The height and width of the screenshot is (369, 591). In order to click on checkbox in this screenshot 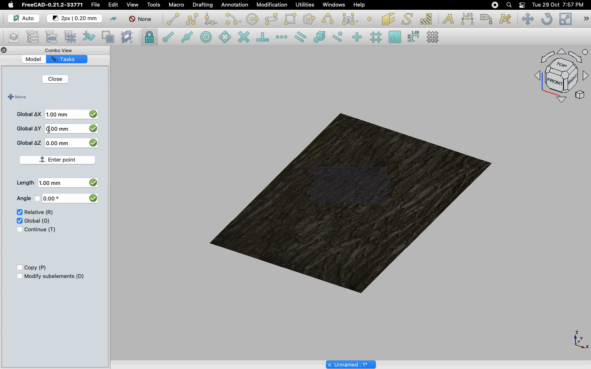, I will do `click(93, 130)`.